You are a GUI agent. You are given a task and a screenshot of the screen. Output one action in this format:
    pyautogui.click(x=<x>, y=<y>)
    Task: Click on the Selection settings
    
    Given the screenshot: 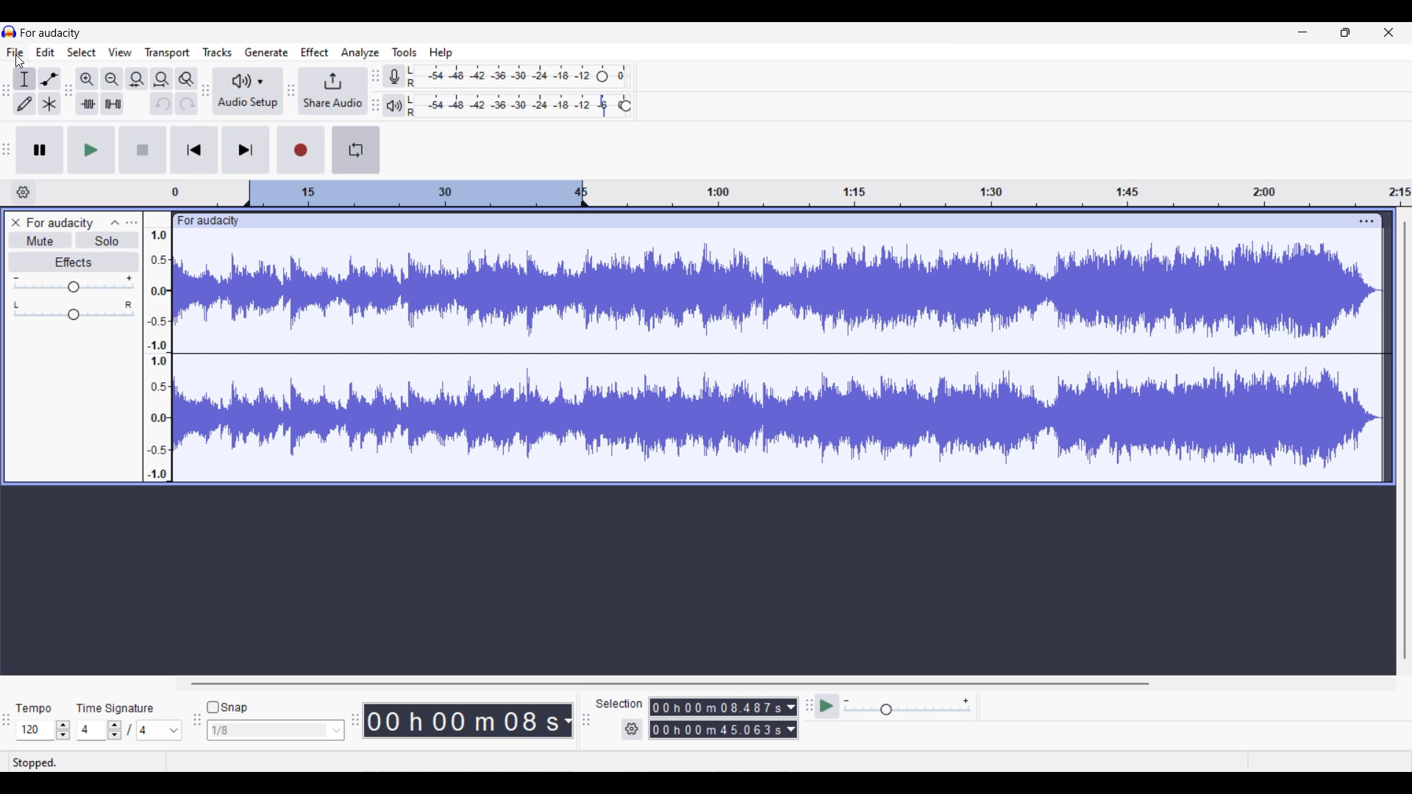 What is the action you would take?
    pyautogui.click(x=632, y=729)
    